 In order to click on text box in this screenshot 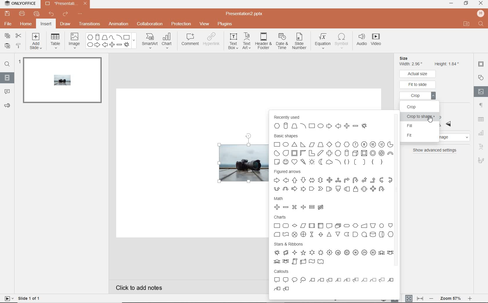, I will do `click(233, 42)`.